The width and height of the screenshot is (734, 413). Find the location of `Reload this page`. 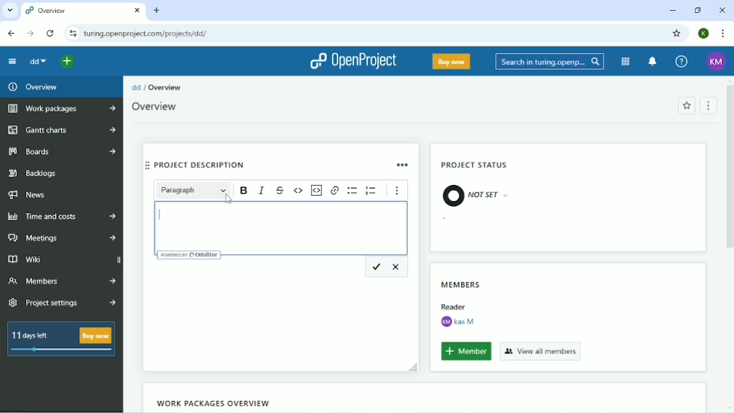

Reload this page is located at coordinates (51, 33).